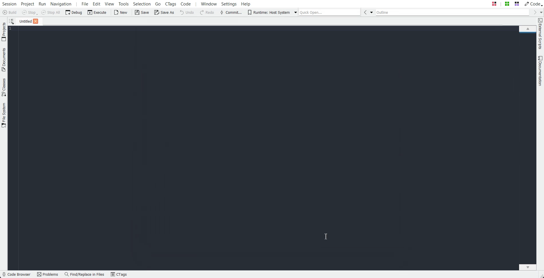 This screenshot has width=544, height=278. Describe the element at coordinates (48, 275) in the screenshot. I see `Problems` at that location.